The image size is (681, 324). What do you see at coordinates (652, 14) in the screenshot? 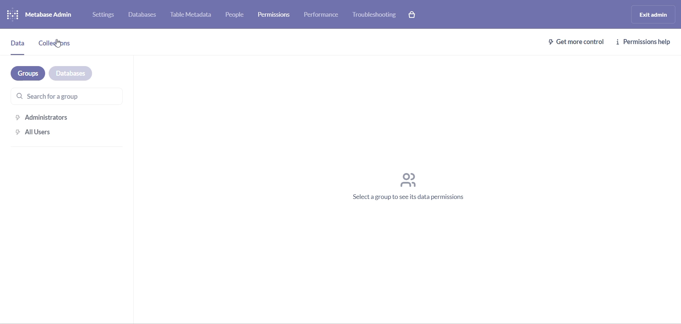
I see `exit admin` at bounding box center [652, 14].